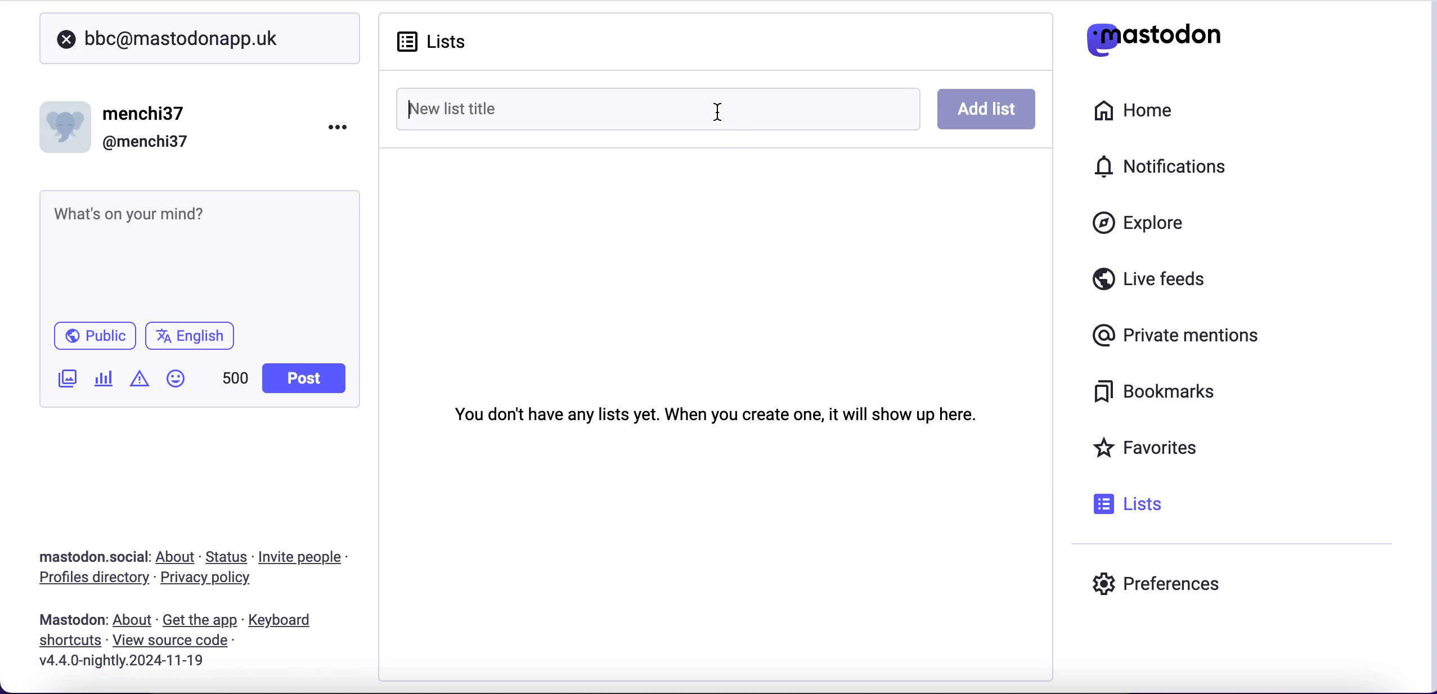 The width and height of the screenshot is (1437, 694). I want to click on bookmarks, so click(1148, 394).